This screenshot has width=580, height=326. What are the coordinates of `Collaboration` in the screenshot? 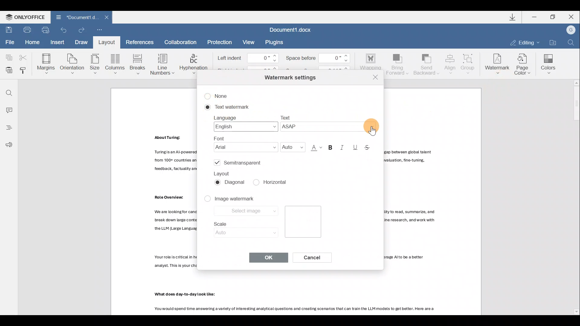 It's located at (183, 42).